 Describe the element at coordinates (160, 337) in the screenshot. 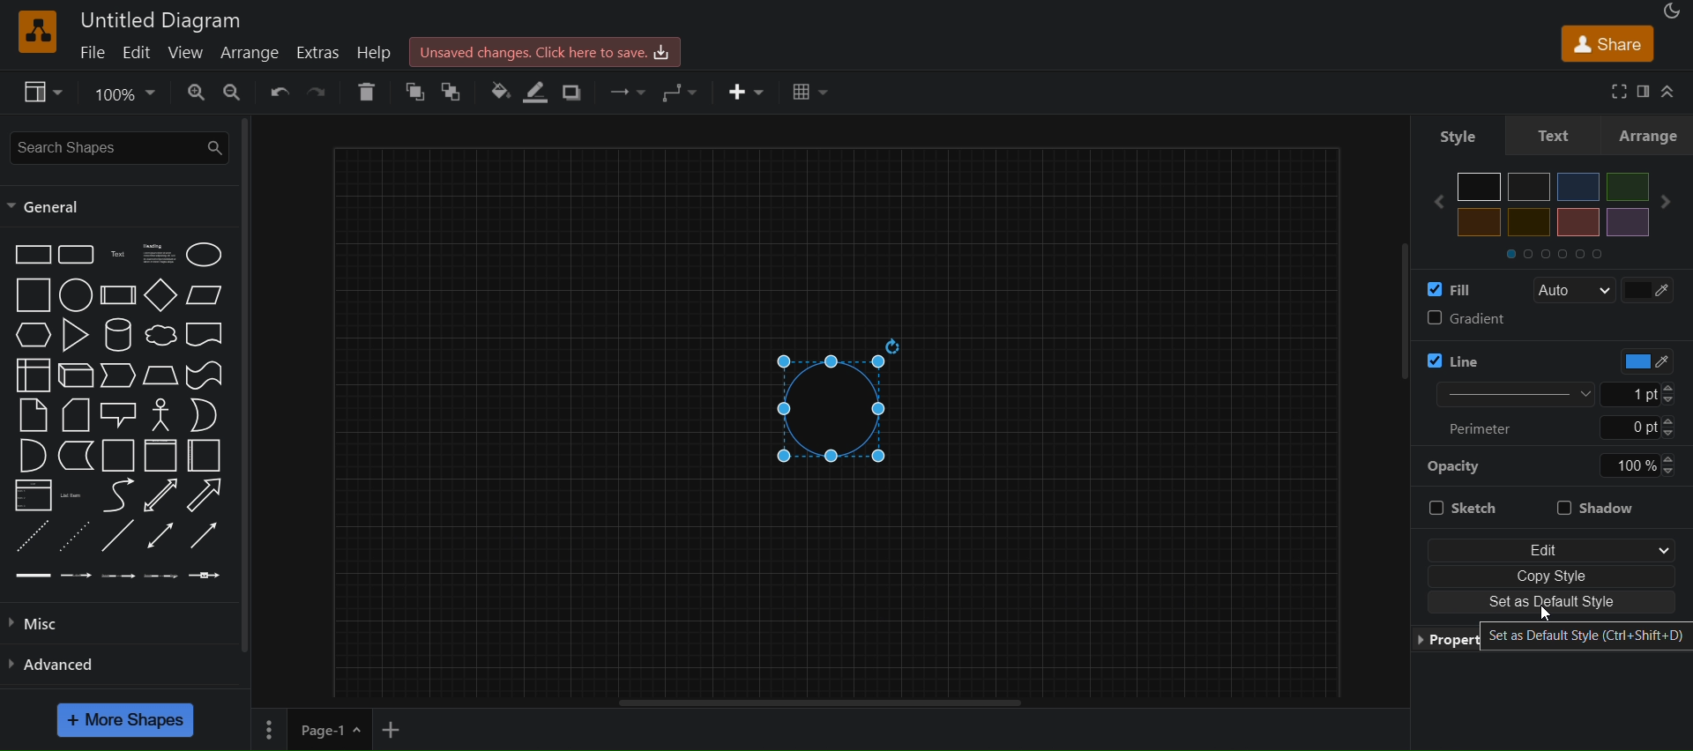

I see `cloud` at that location.